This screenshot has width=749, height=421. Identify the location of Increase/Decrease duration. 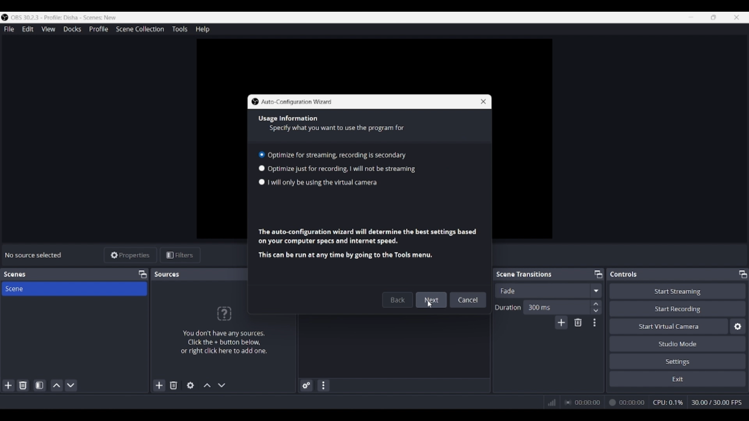
(596, 307).